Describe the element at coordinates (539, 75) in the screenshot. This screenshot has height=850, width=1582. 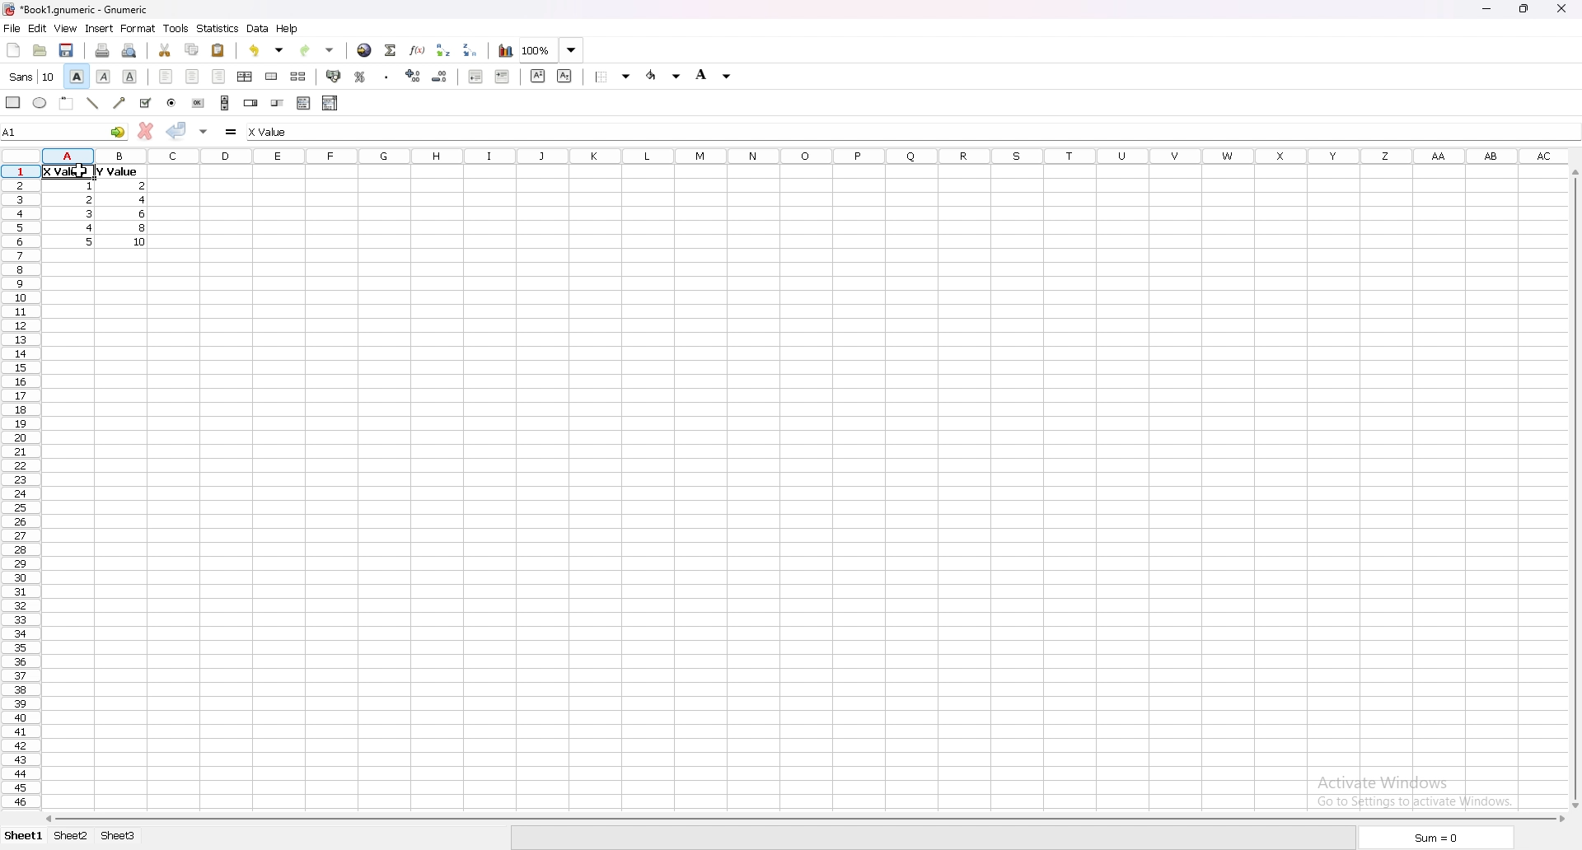
I see `superscript` at that location.